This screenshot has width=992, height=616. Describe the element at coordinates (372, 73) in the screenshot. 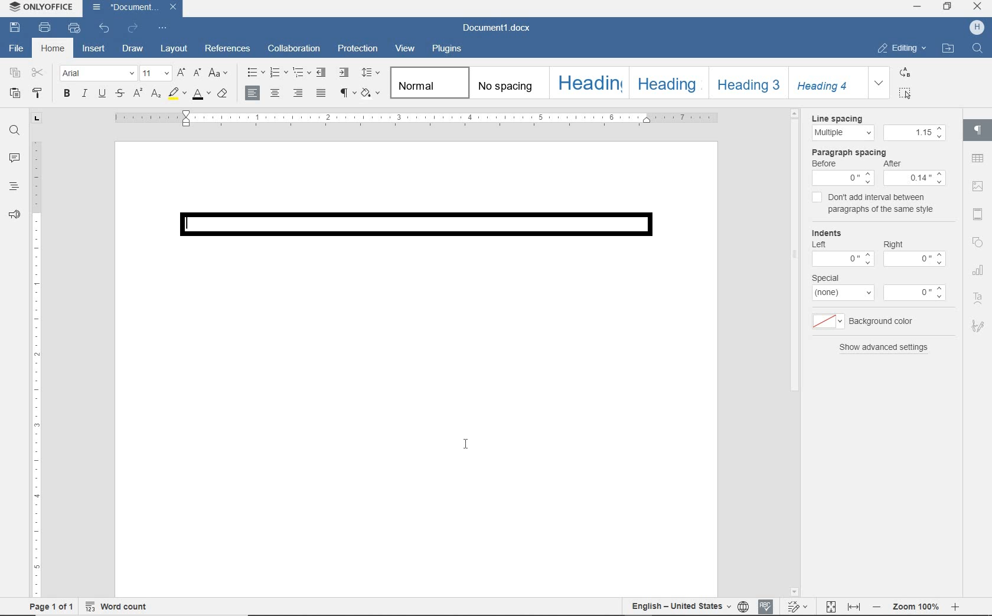

I see `paragraph line spacing` at that location.